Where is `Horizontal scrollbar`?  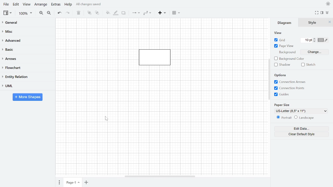
Horizontal scrollbar is located at coordinates (160, 177).